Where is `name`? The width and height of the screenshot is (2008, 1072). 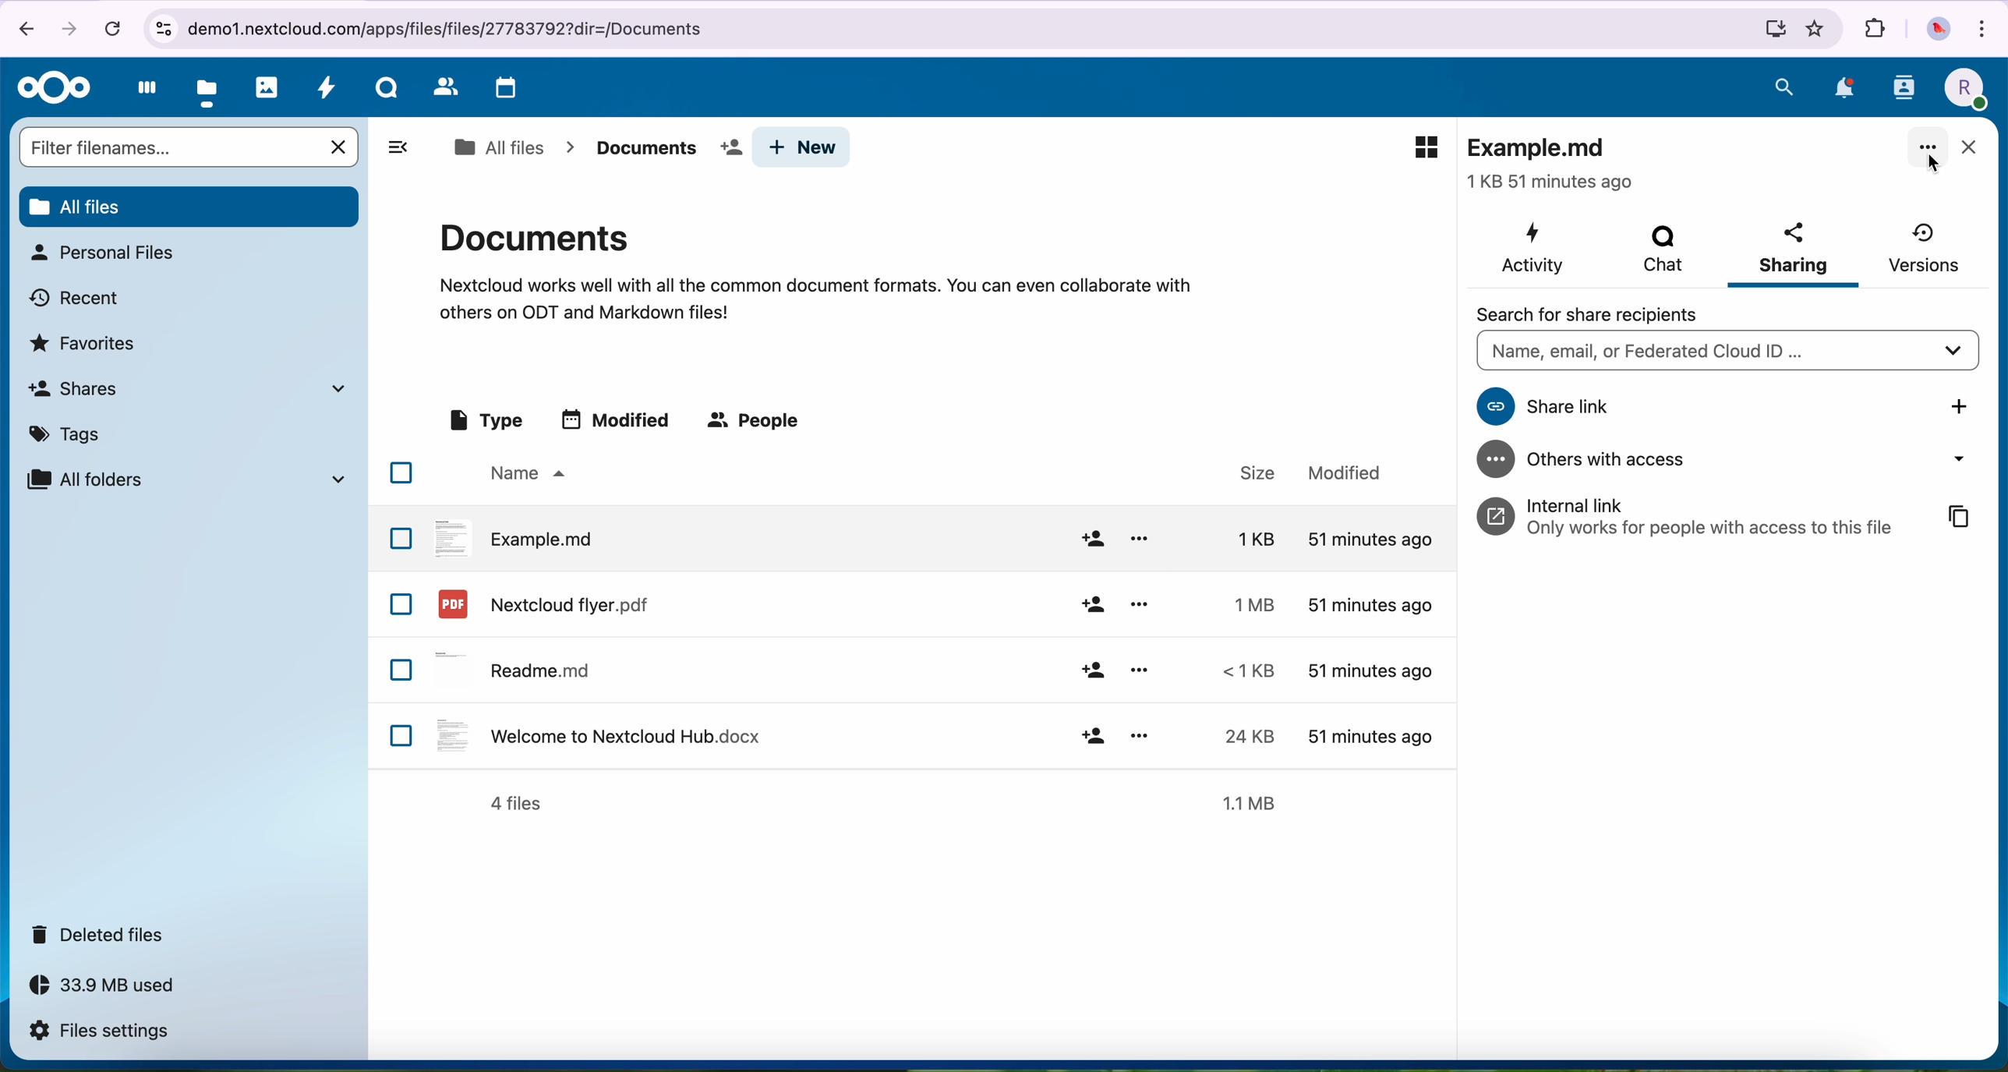 name is located at coordinates (525, 474).